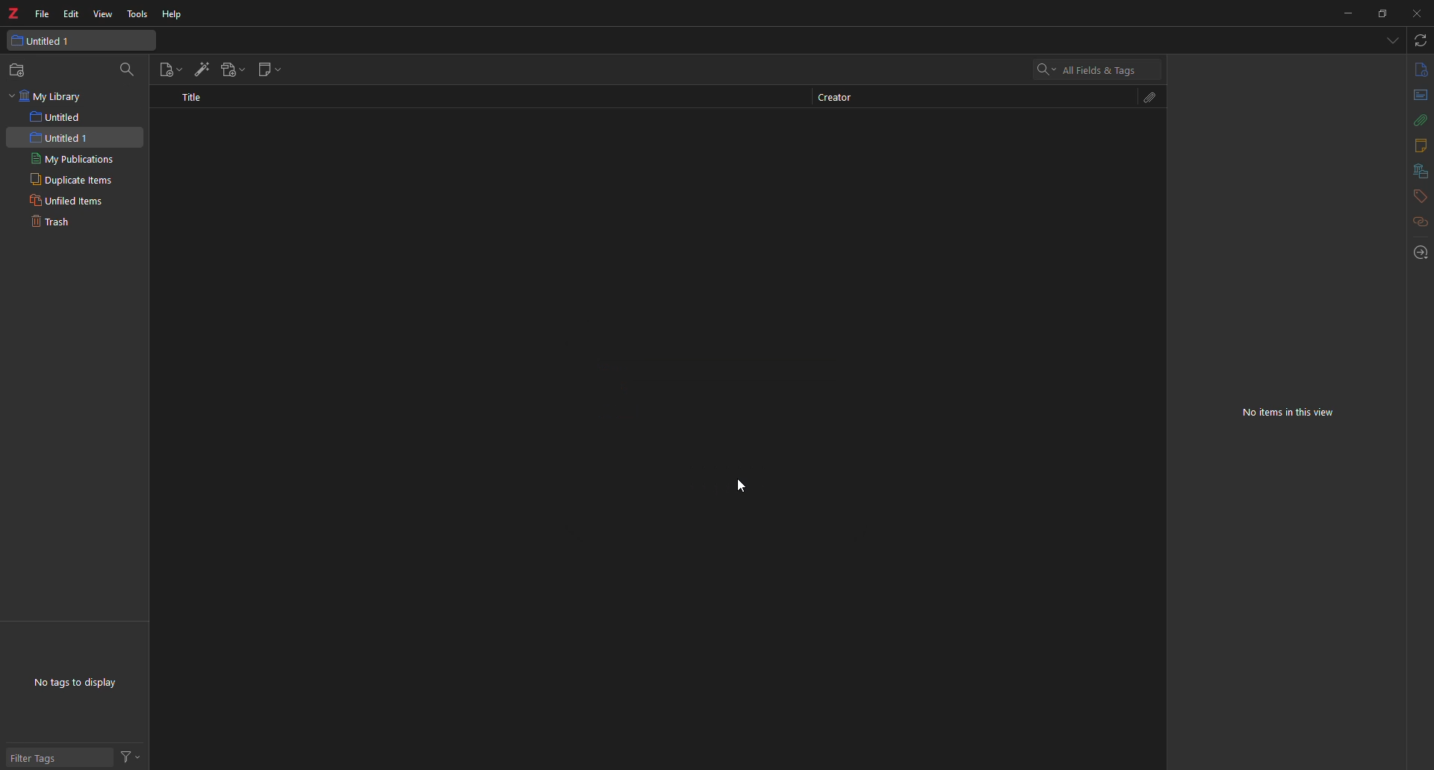  What do you see at coordinates (68, 200) in the screenshot?
I see `Unfiled items` at bounding box center [68, 200].